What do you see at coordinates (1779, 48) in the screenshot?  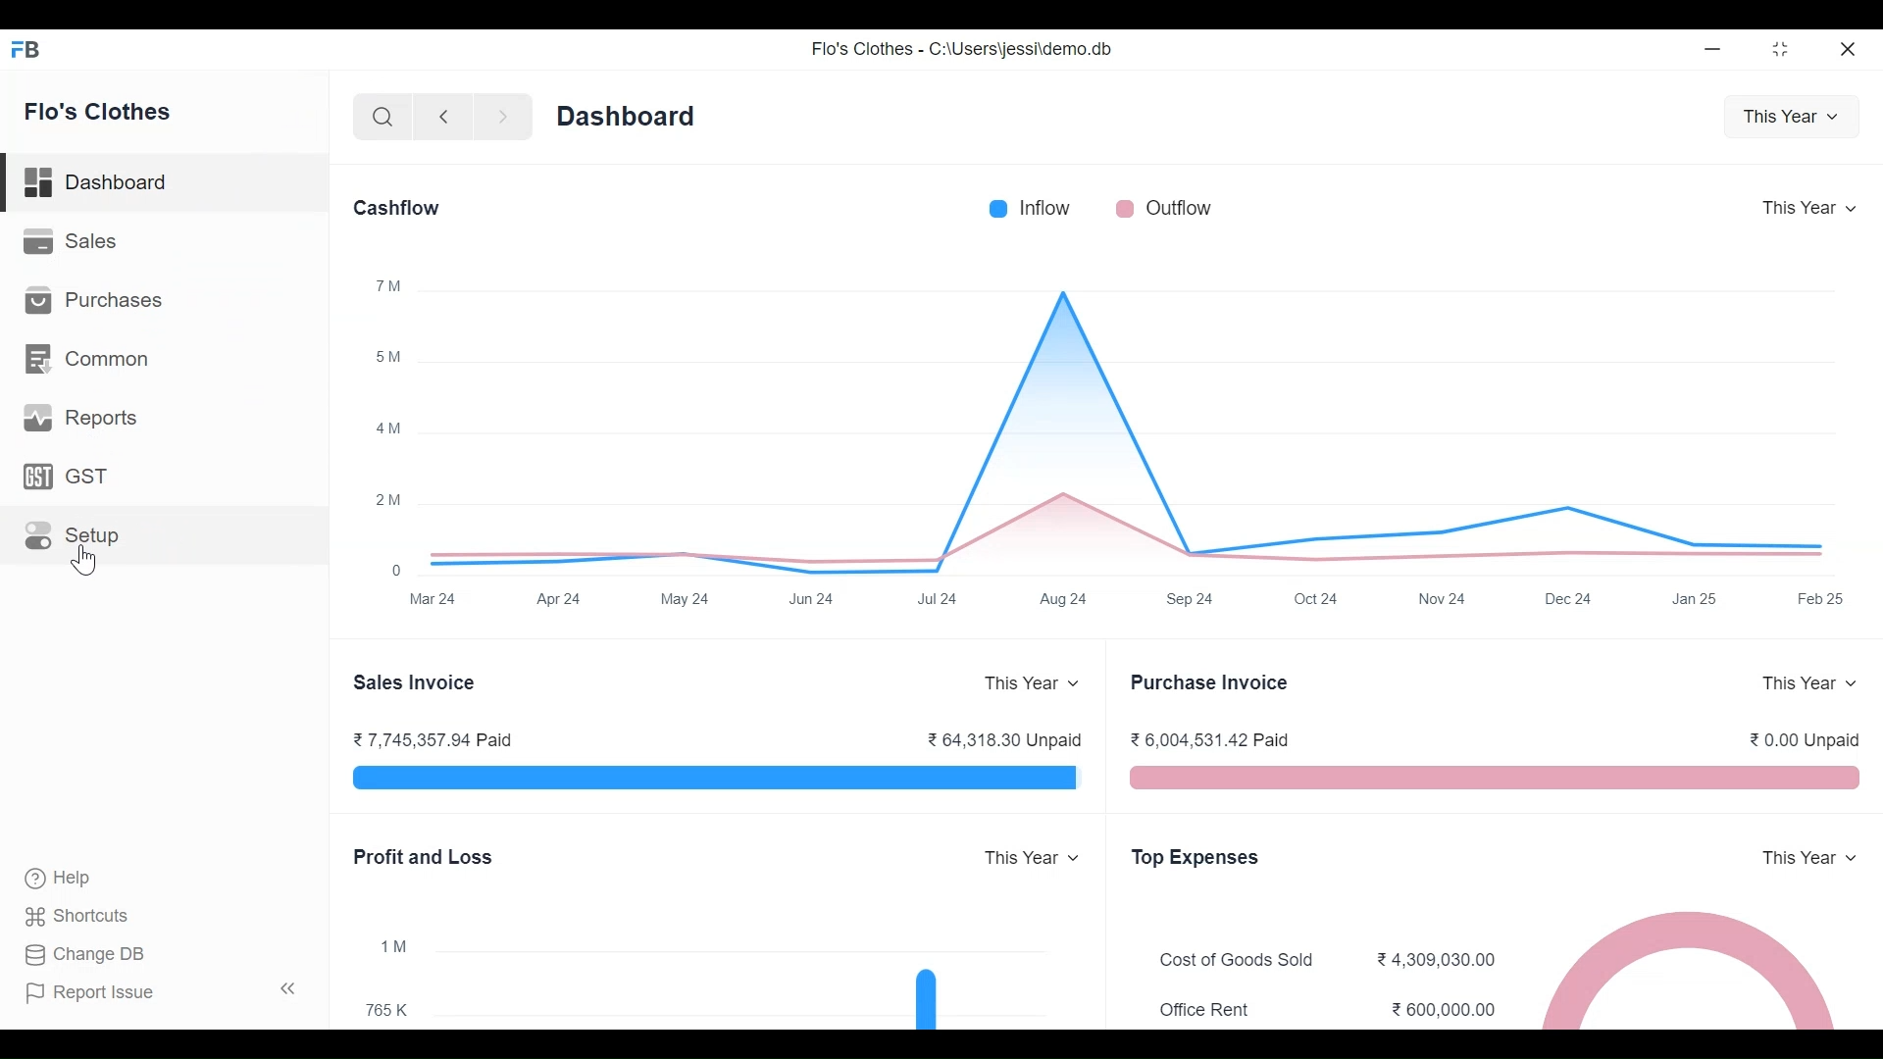 I see `Restore` at bounding box center [1779, 48].